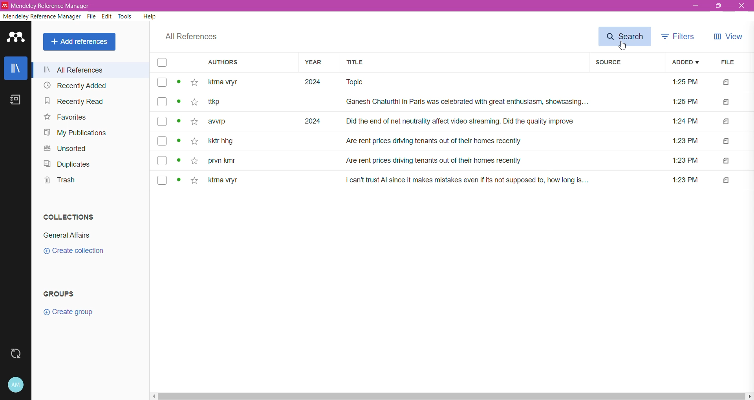 This screenshot has height=400, width=754. I want to click on click here to add to favourites, so click(194, 102).